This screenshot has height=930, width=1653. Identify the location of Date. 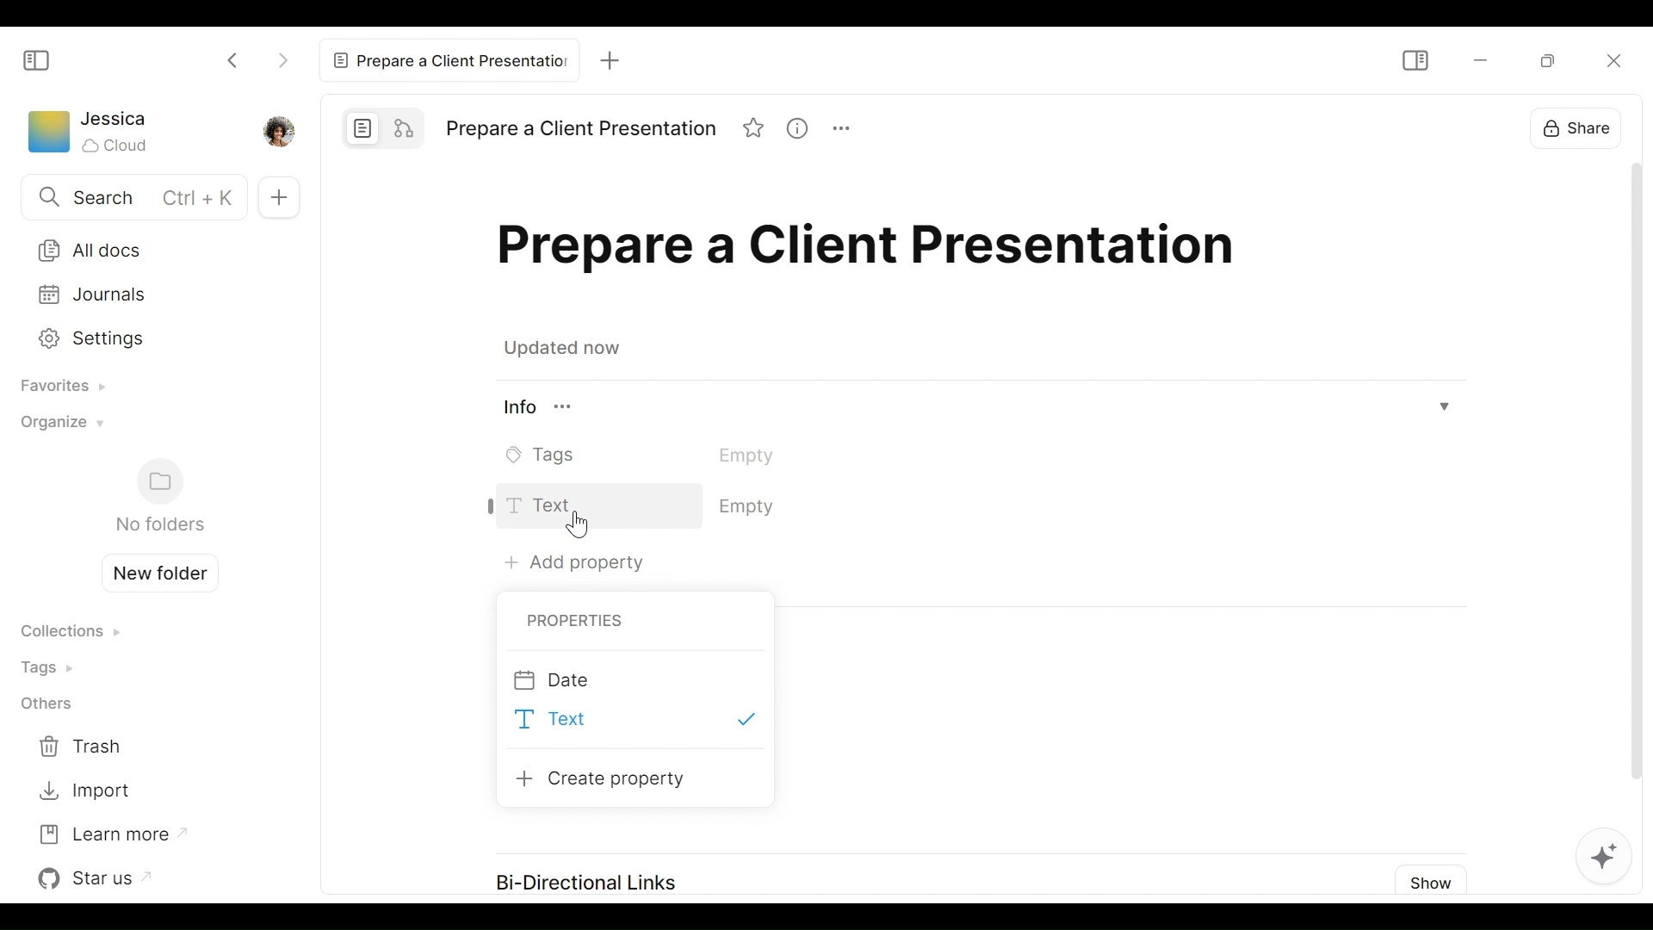
(573, 682).